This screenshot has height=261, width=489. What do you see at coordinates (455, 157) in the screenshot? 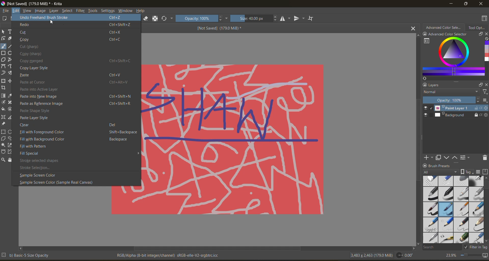
I see `mask up` at bounding box center [455, 157].